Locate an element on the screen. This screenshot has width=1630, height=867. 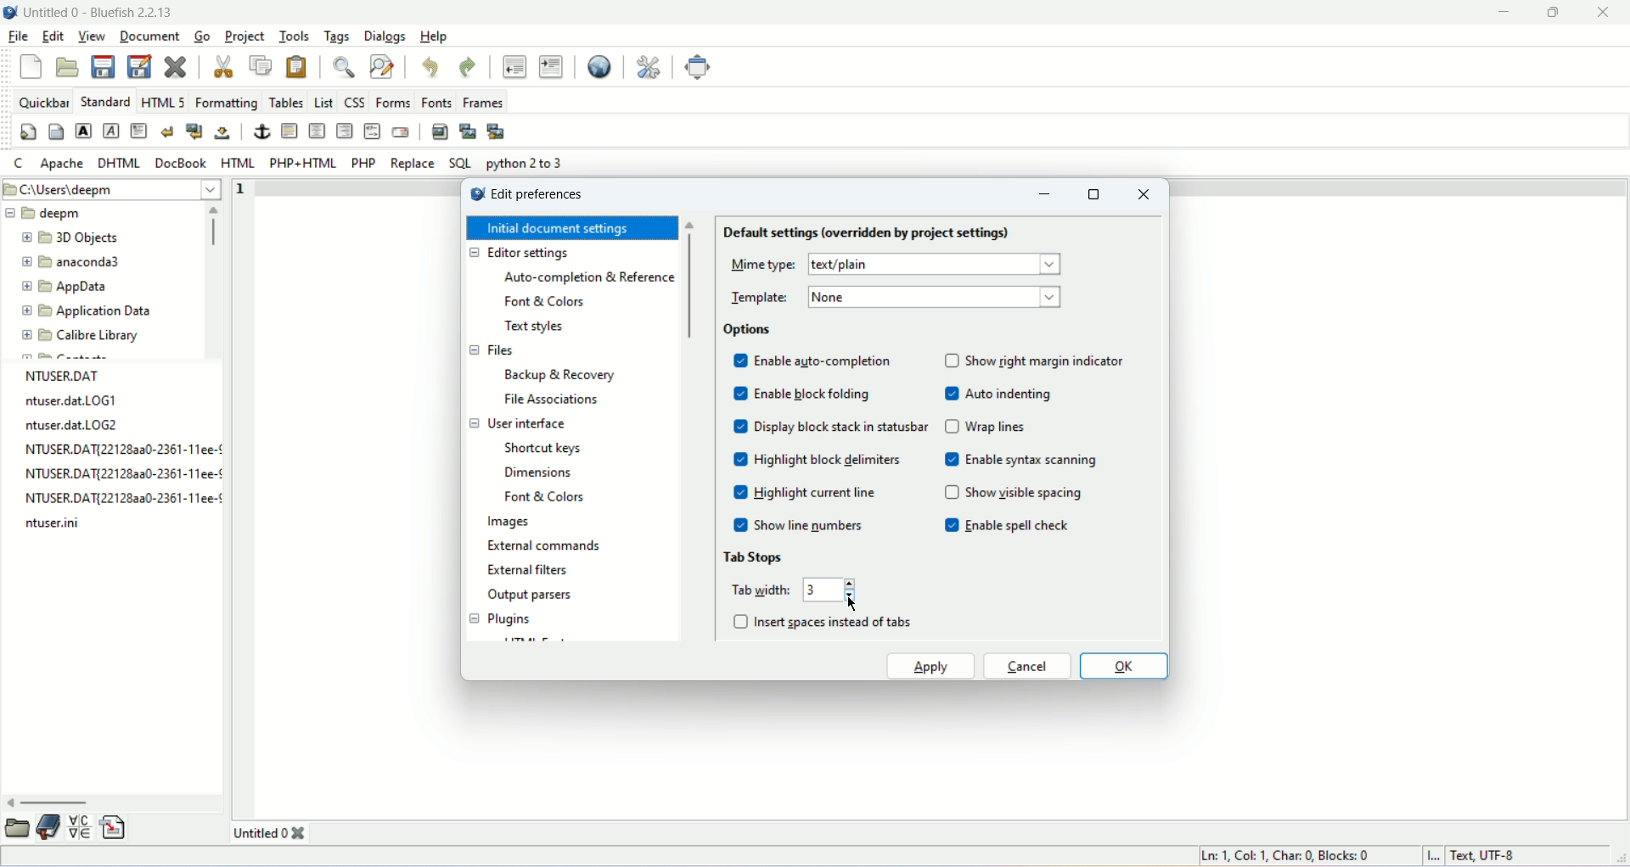
center is located at coordinates (316, 130).